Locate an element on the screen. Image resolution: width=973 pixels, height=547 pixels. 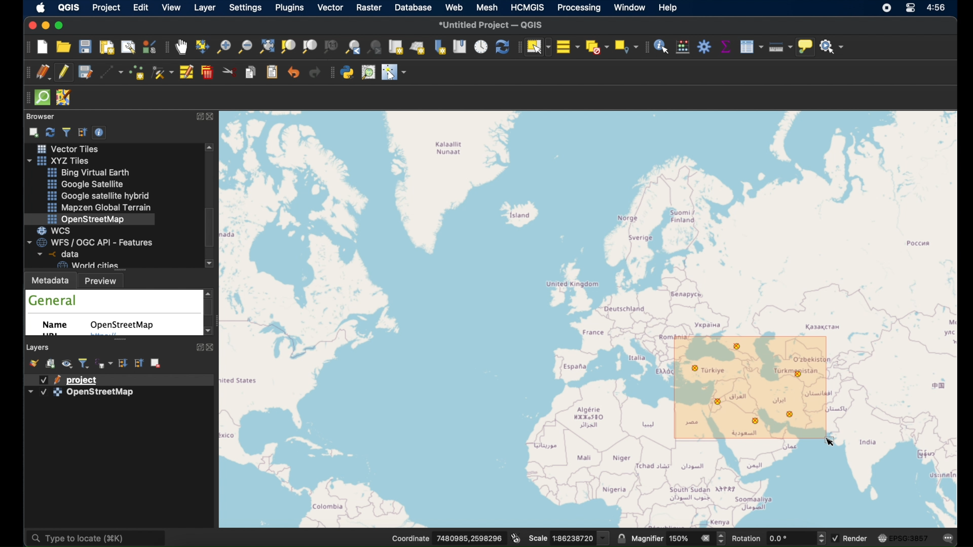
zoom full is located at coordinates (266, 46).